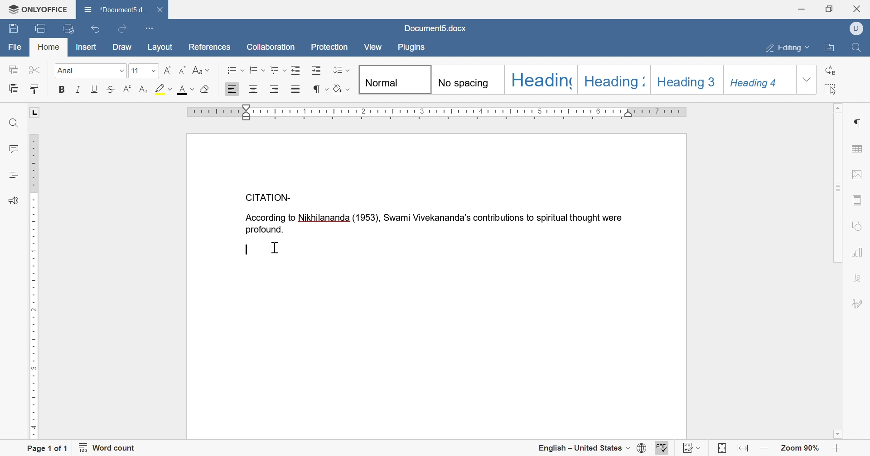 The height and width of the screenshot is (456, 870). I want to click on find, so click(859, 48).